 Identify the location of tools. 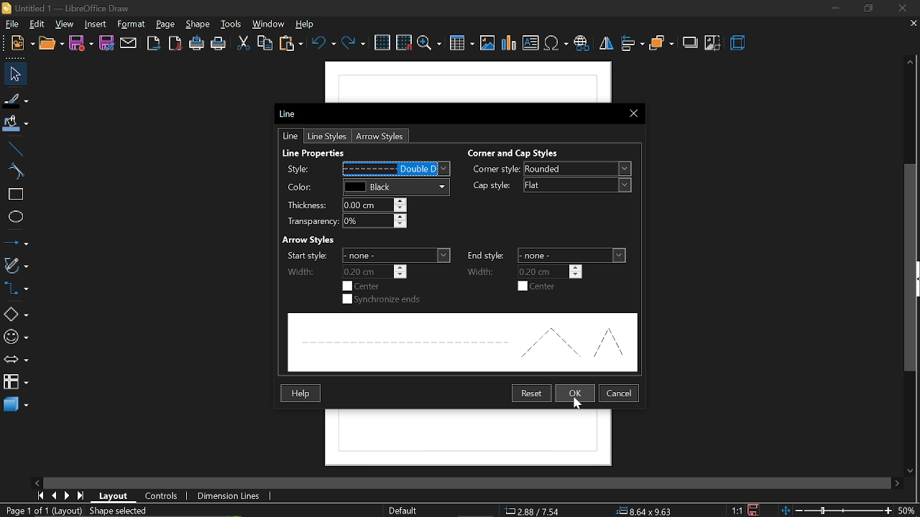
(231, 24).